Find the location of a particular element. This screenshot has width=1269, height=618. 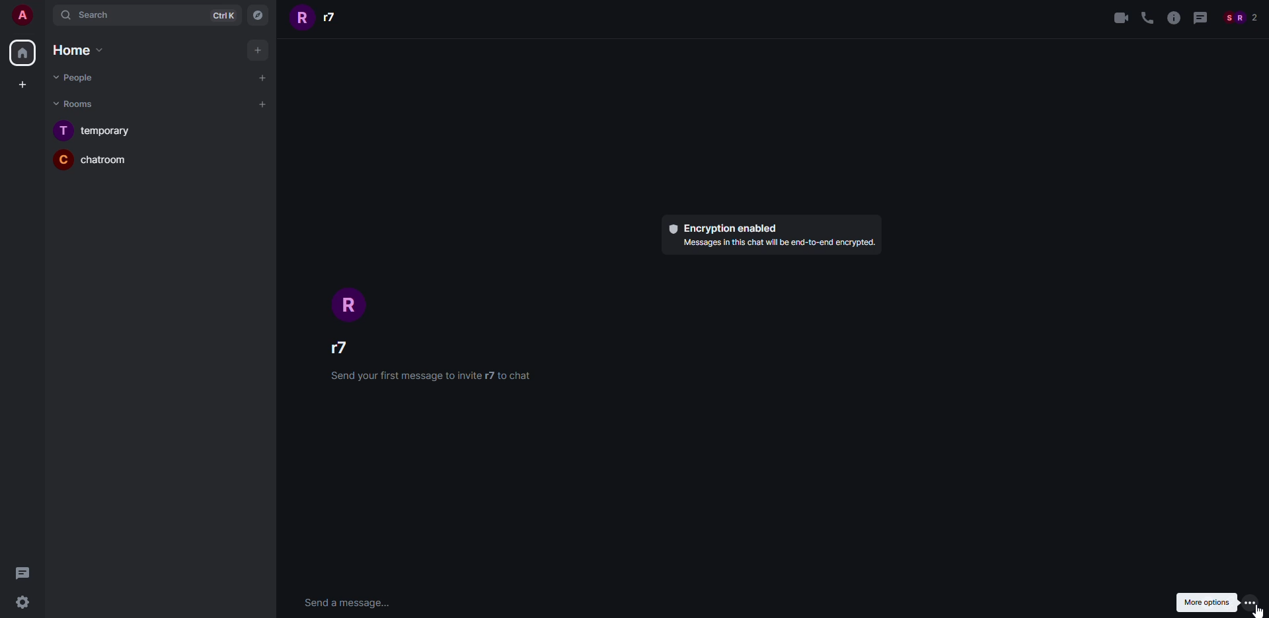

Home is located at coordinates (21, 53).